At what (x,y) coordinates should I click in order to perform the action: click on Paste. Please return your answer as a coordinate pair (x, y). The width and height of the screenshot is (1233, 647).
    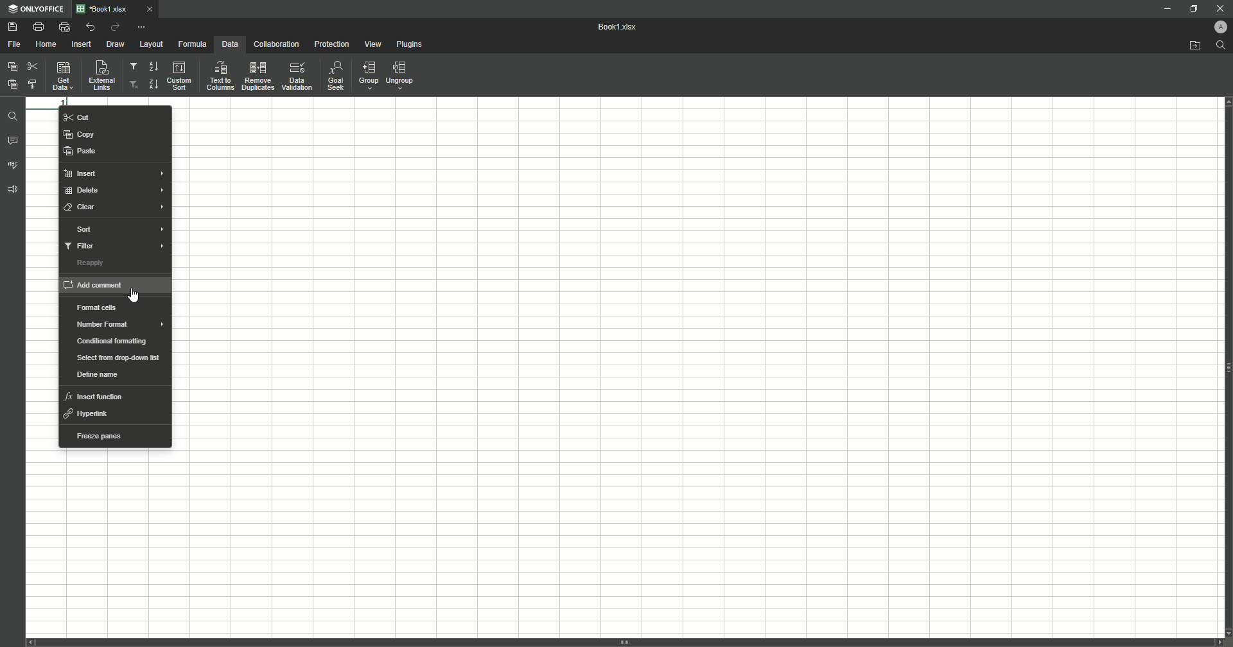
    Looking at the image, I should click on (12, 83).